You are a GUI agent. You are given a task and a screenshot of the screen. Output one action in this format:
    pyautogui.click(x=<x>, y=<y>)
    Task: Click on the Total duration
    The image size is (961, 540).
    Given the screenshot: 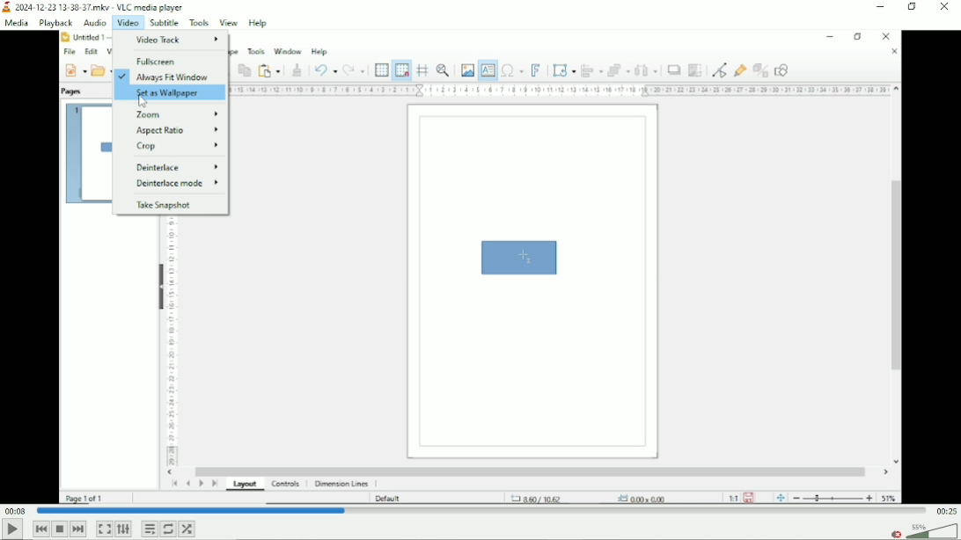 What is the action you would take?
    pyautogui.click(x=947, y=511)
    